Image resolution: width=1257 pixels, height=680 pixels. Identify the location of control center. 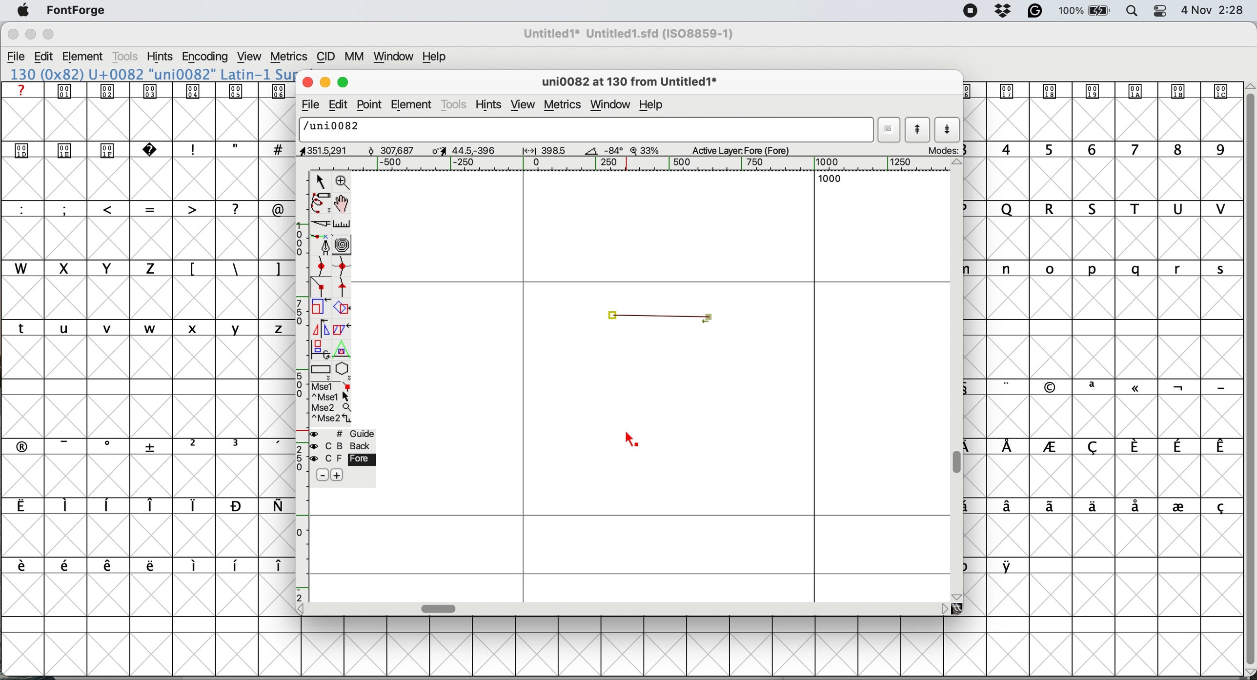
(1159, 11).